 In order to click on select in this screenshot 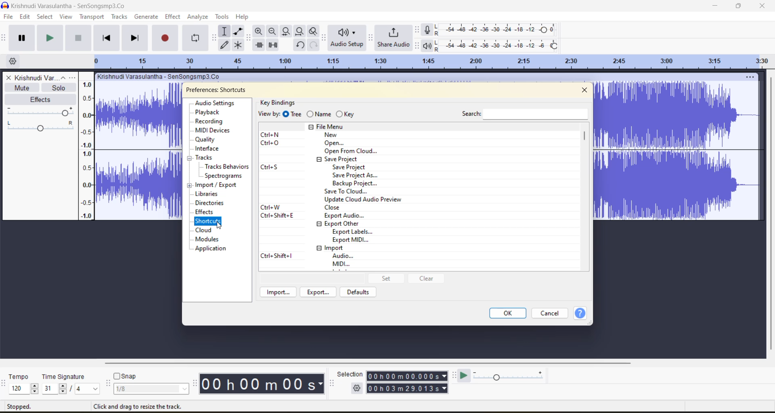, I will do `click(45, 18)`.